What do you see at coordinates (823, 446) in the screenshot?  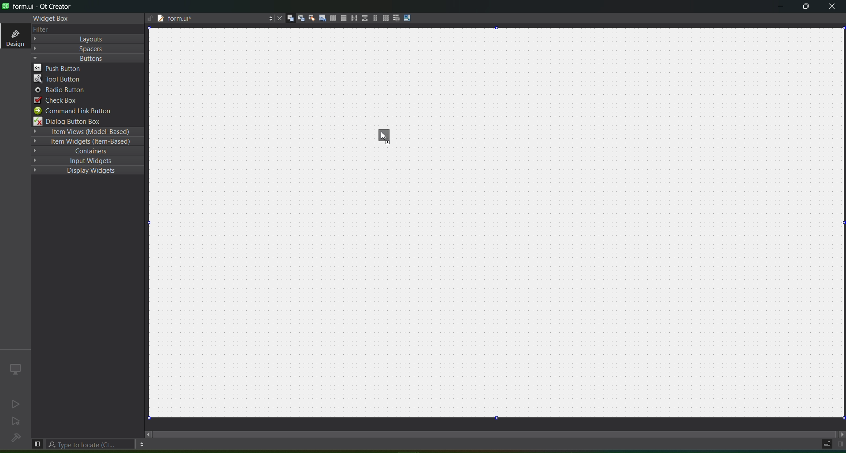 I see `progress details` at bounding box center [823, 446].